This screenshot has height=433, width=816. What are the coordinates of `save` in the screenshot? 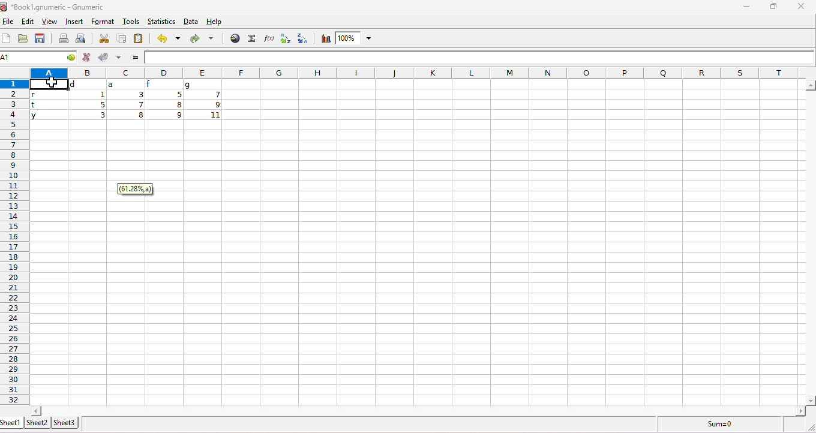 It's located at (41, 39).